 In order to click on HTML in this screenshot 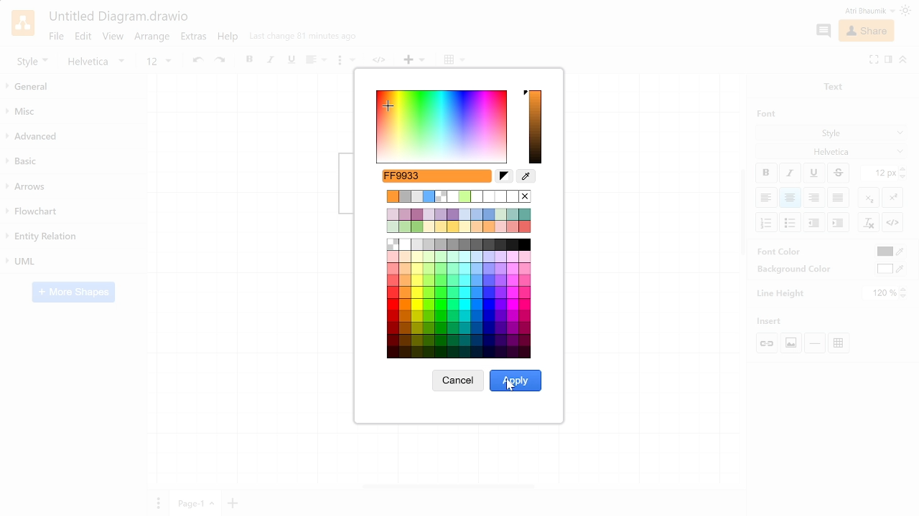, I will do `click(892, 222)`.